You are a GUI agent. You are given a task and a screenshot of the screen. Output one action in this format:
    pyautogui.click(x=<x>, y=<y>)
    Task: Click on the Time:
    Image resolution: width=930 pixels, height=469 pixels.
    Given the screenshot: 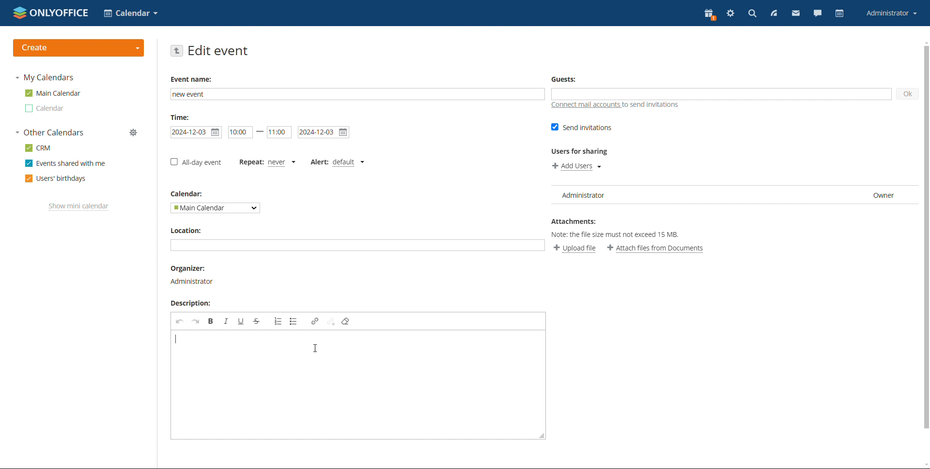 What is the action you would take?
    pyautogui.click(x=182, y=117)
    